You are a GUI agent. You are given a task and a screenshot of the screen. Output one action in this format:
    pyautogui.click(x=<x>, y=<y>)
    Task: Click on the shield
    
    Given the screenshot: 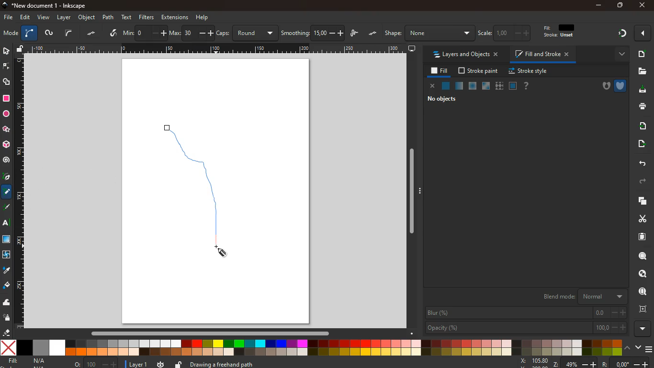 What is the action you would take?
    pyautogui.click(x=621, y=85)
    